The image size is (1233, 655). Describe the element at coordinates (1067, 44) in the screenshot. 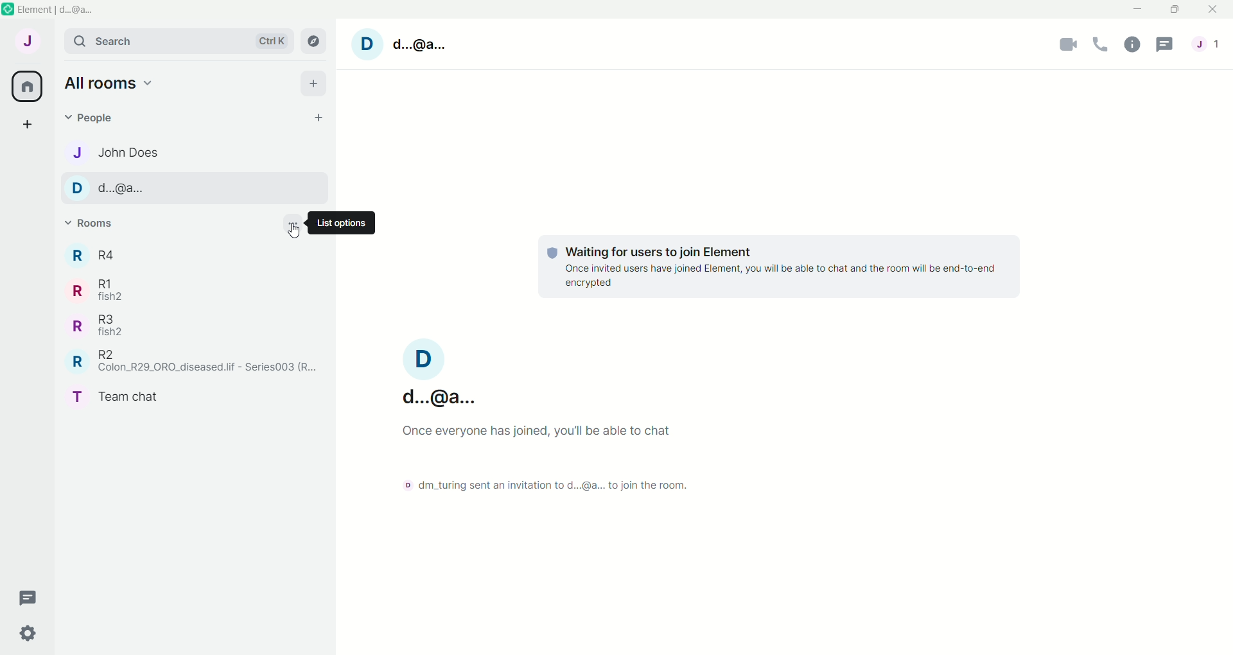

I see `Video Call` at that location.